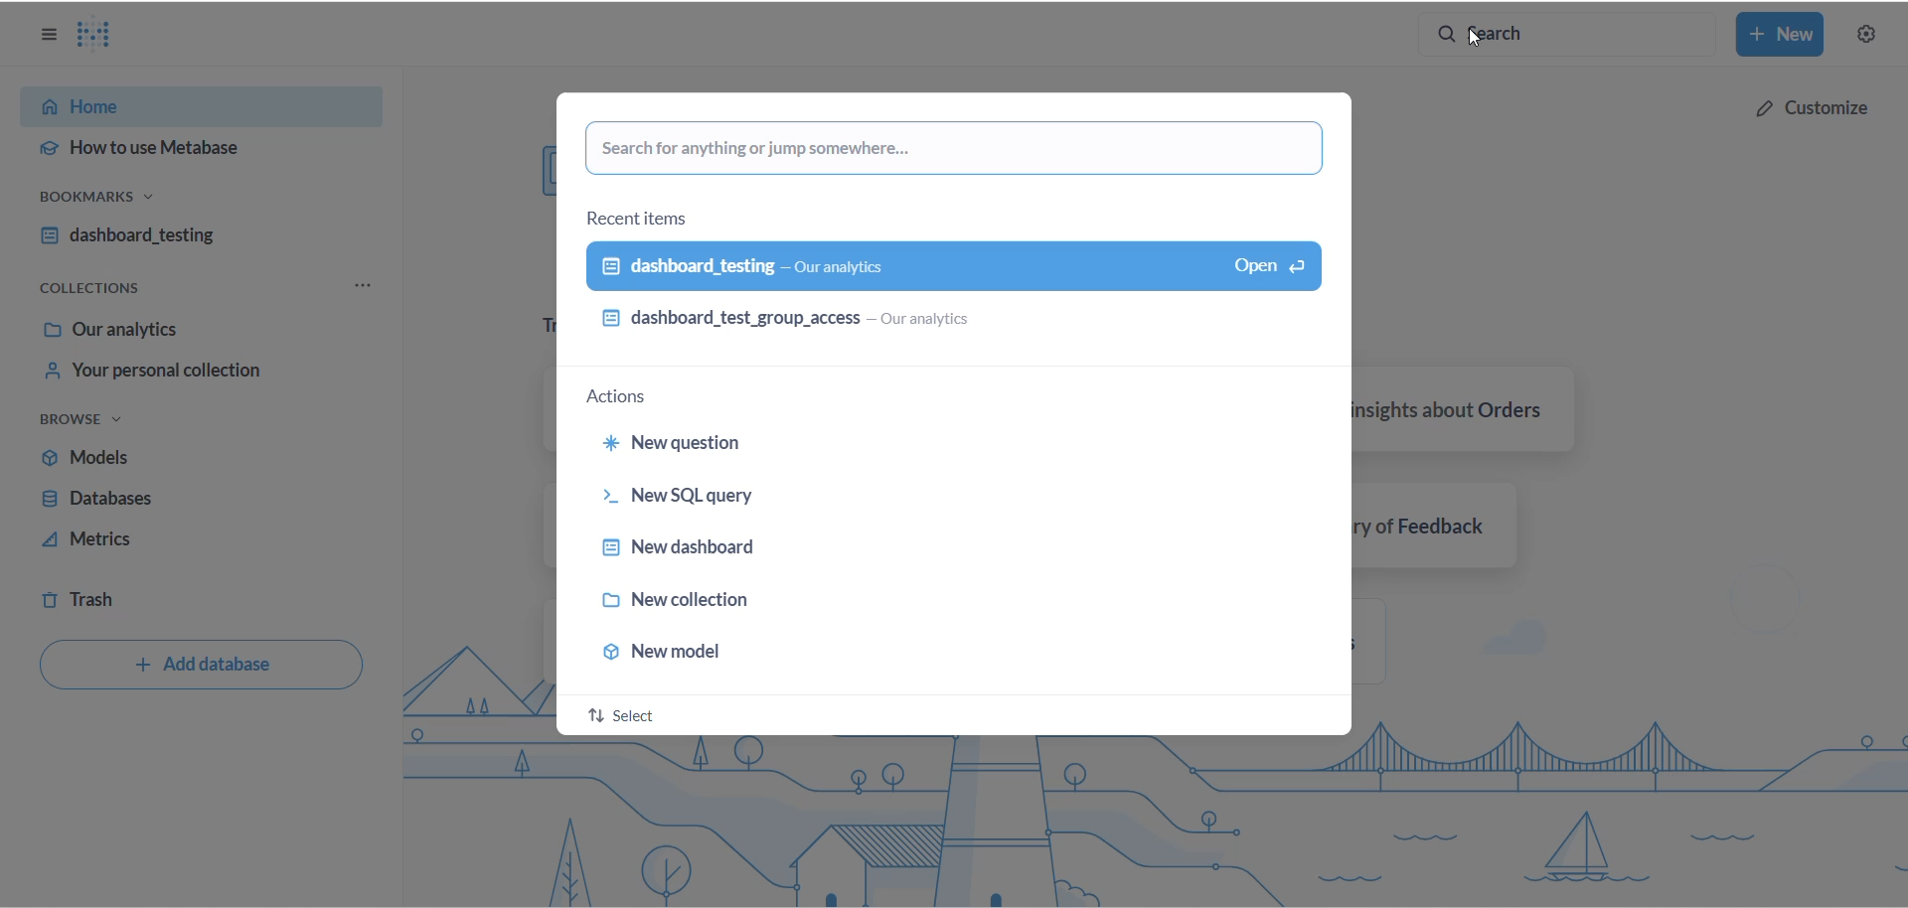 Image resolution: width=1908 pixels, height=908 pixels. What do you see at coordinates (190, 329) in the screenshot?
I see `our analytics folder` at bounding box center [190, 329].